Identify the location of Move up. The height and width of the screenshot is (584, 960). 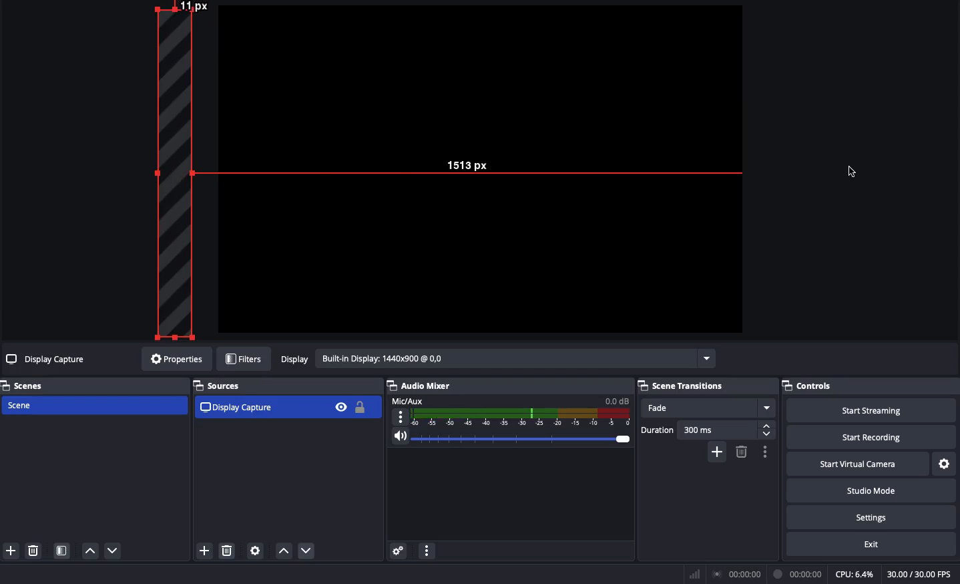
(89, 550).